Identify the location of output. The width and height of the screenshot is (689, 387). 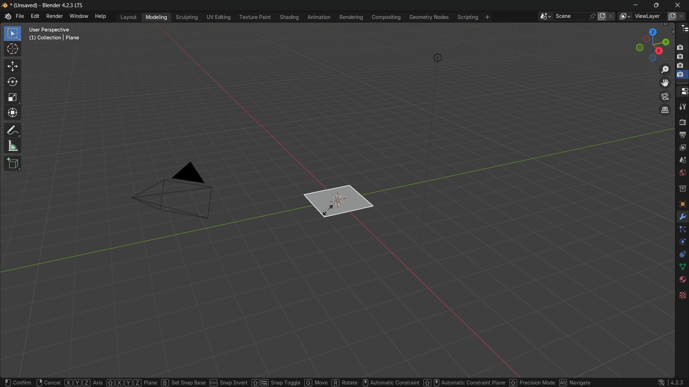
(682, 134).